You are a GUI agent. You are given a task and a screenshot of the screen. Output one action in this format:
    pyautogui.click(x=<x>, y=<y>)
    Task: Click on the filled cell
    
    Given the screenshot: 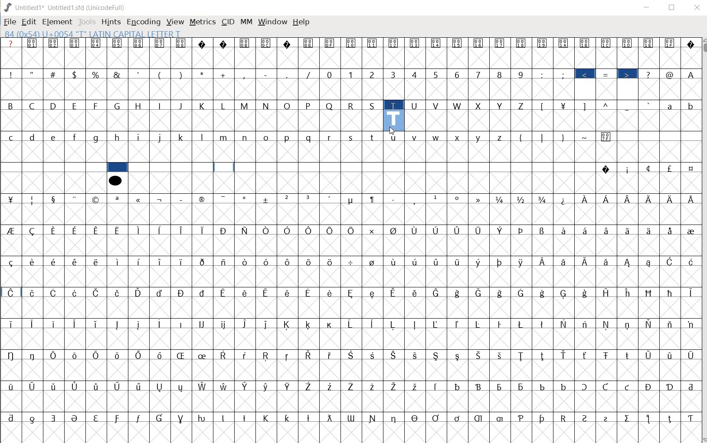 What is the action you would take?
    pyautogui.click(x=118, y=167)
    